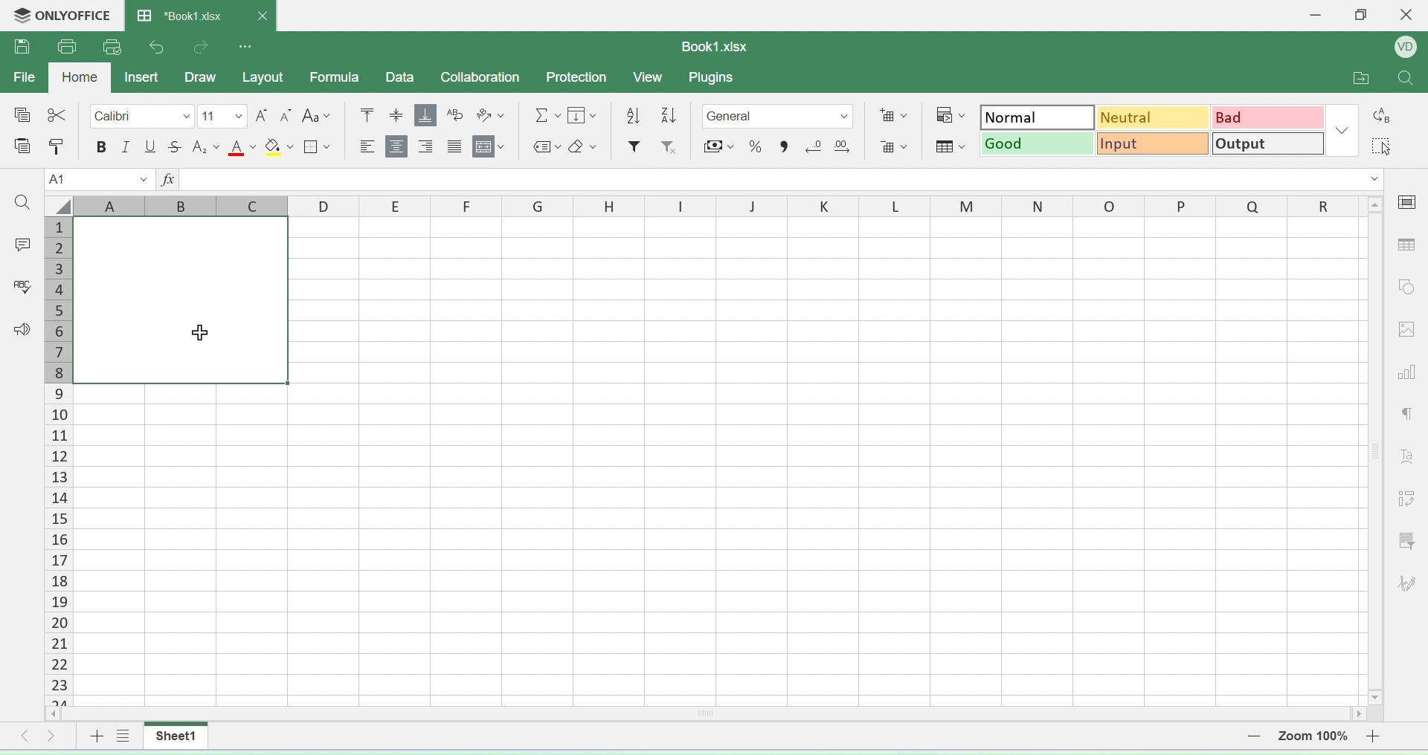 This screenshot has height=755, width=1428. Describe the element at coordinates (719, 77) in the screenshot. I see `plugins` at that location.